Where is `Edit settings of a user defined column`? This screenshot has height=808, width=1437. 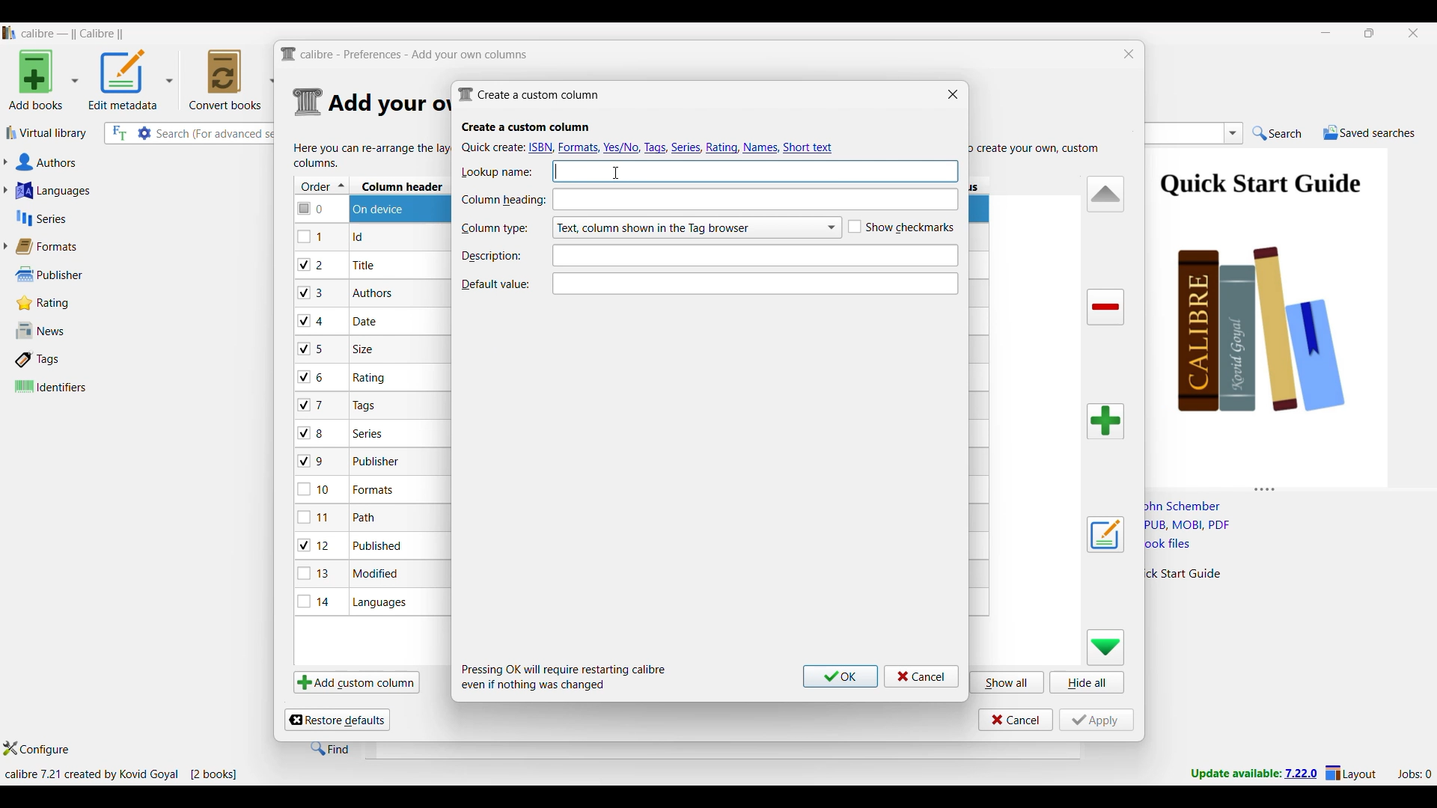
Edit settings of a user defined column is located at coordinates (1105, 535).